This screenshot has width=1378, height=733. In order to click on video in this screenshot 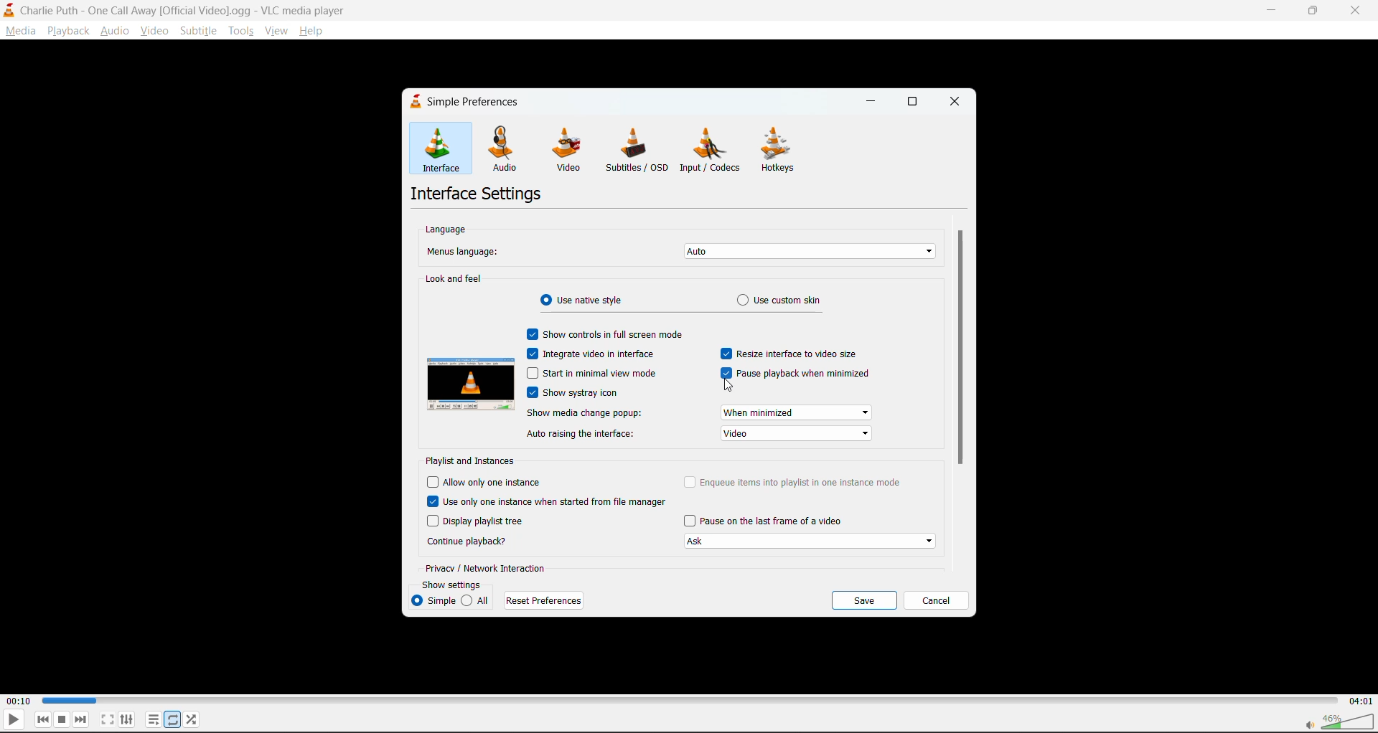, I will do `click(570, 151)`.